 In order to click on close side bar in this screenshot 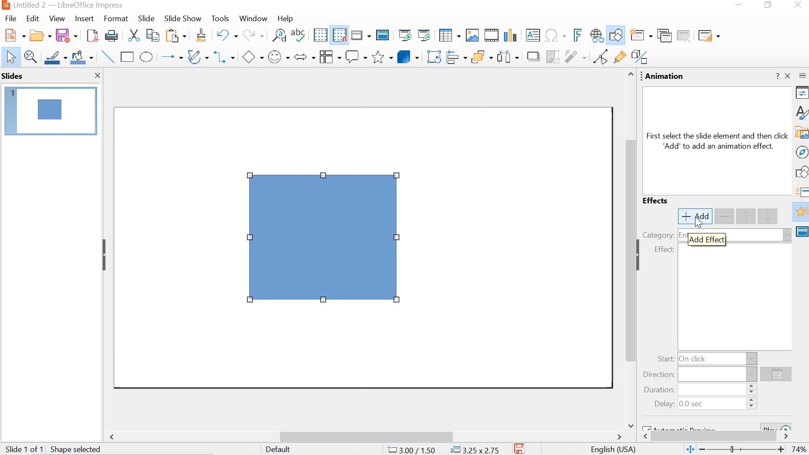, I will do `click(787, 75)`.